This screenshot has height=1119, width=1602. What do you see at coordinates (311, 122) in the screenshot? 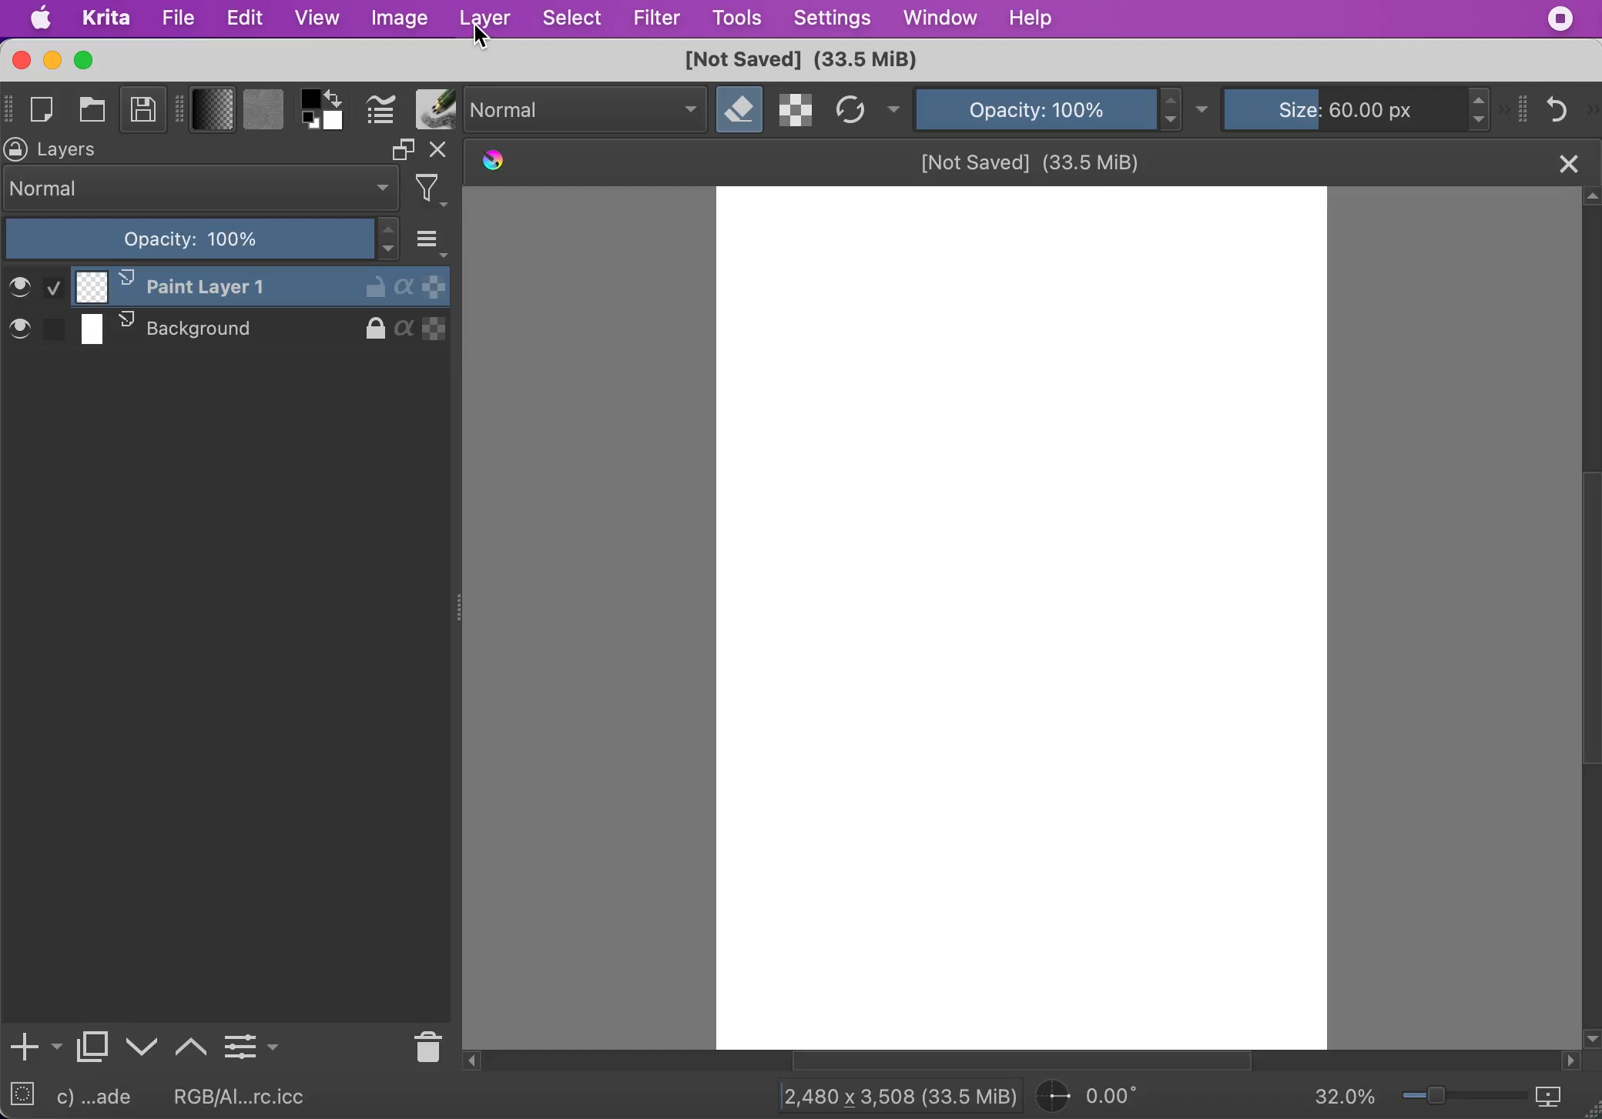
I see `set foreground and background color` at bounding box center [311, 122].